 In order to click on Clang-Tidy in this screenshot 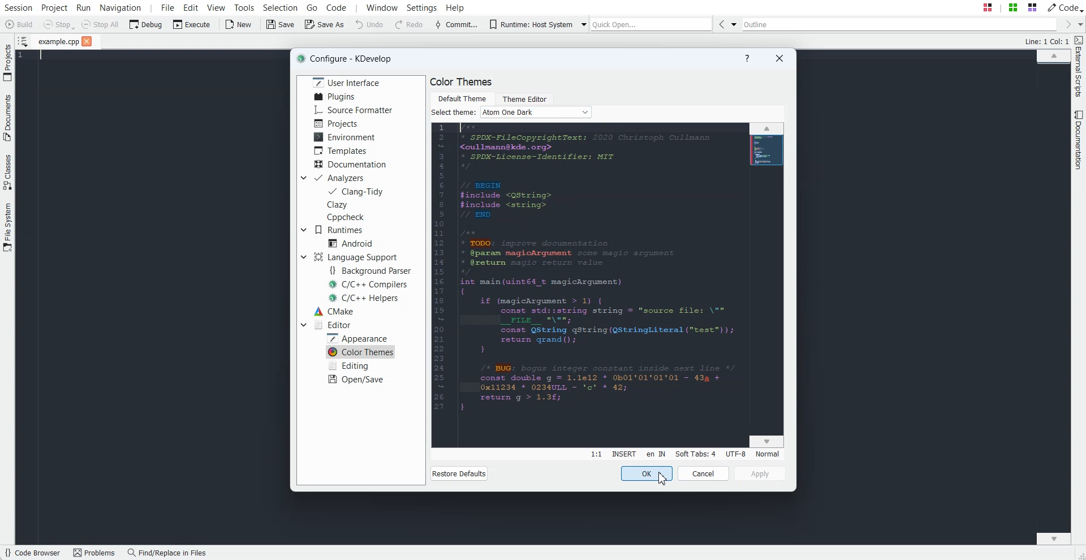, I will do `click(356, 191)`.